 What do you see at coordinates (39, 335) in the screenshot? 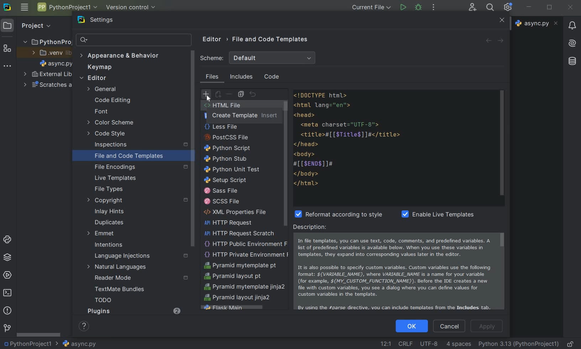
I see `srollbar` at bounding box center [39, 335].